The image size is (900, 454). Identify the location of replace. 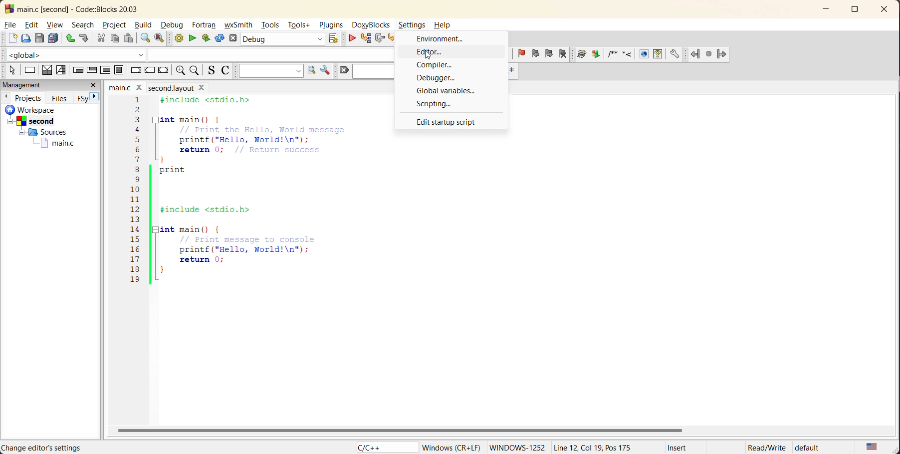
(162, 38).